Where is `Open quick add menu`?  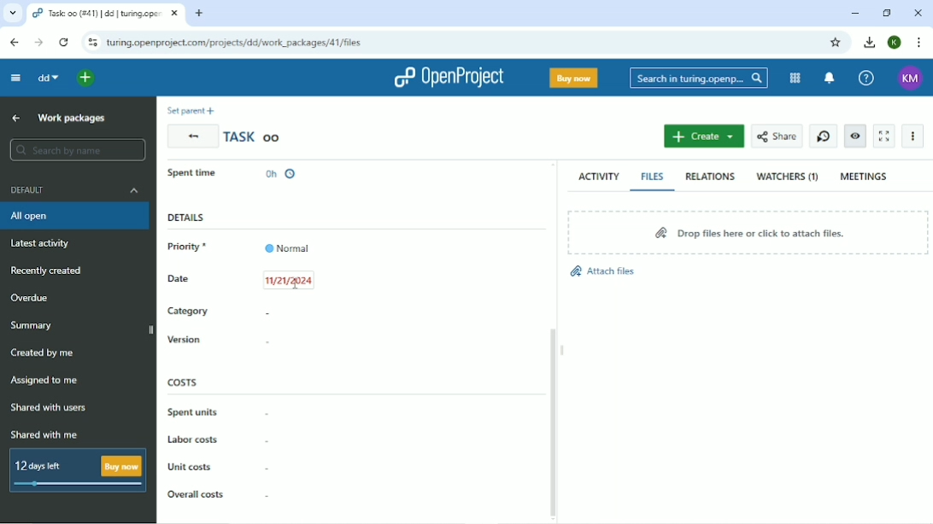 Open quick add menu is located at coordinates (86, 78).